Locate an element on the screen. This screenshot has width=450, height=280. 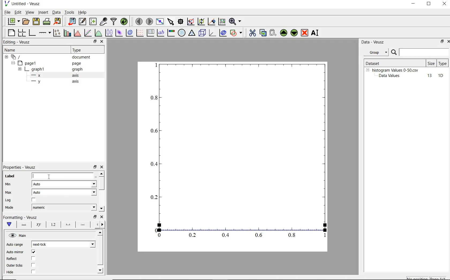
plot 2d dataset as contours is located at coordinates (129, 33).